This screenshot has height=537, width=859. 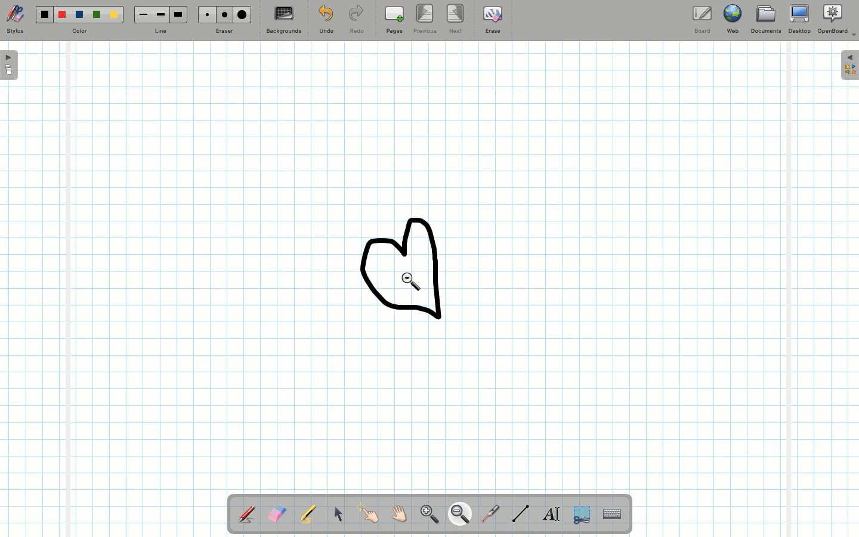 I want to click on Undo, so click(x=326, y=20).